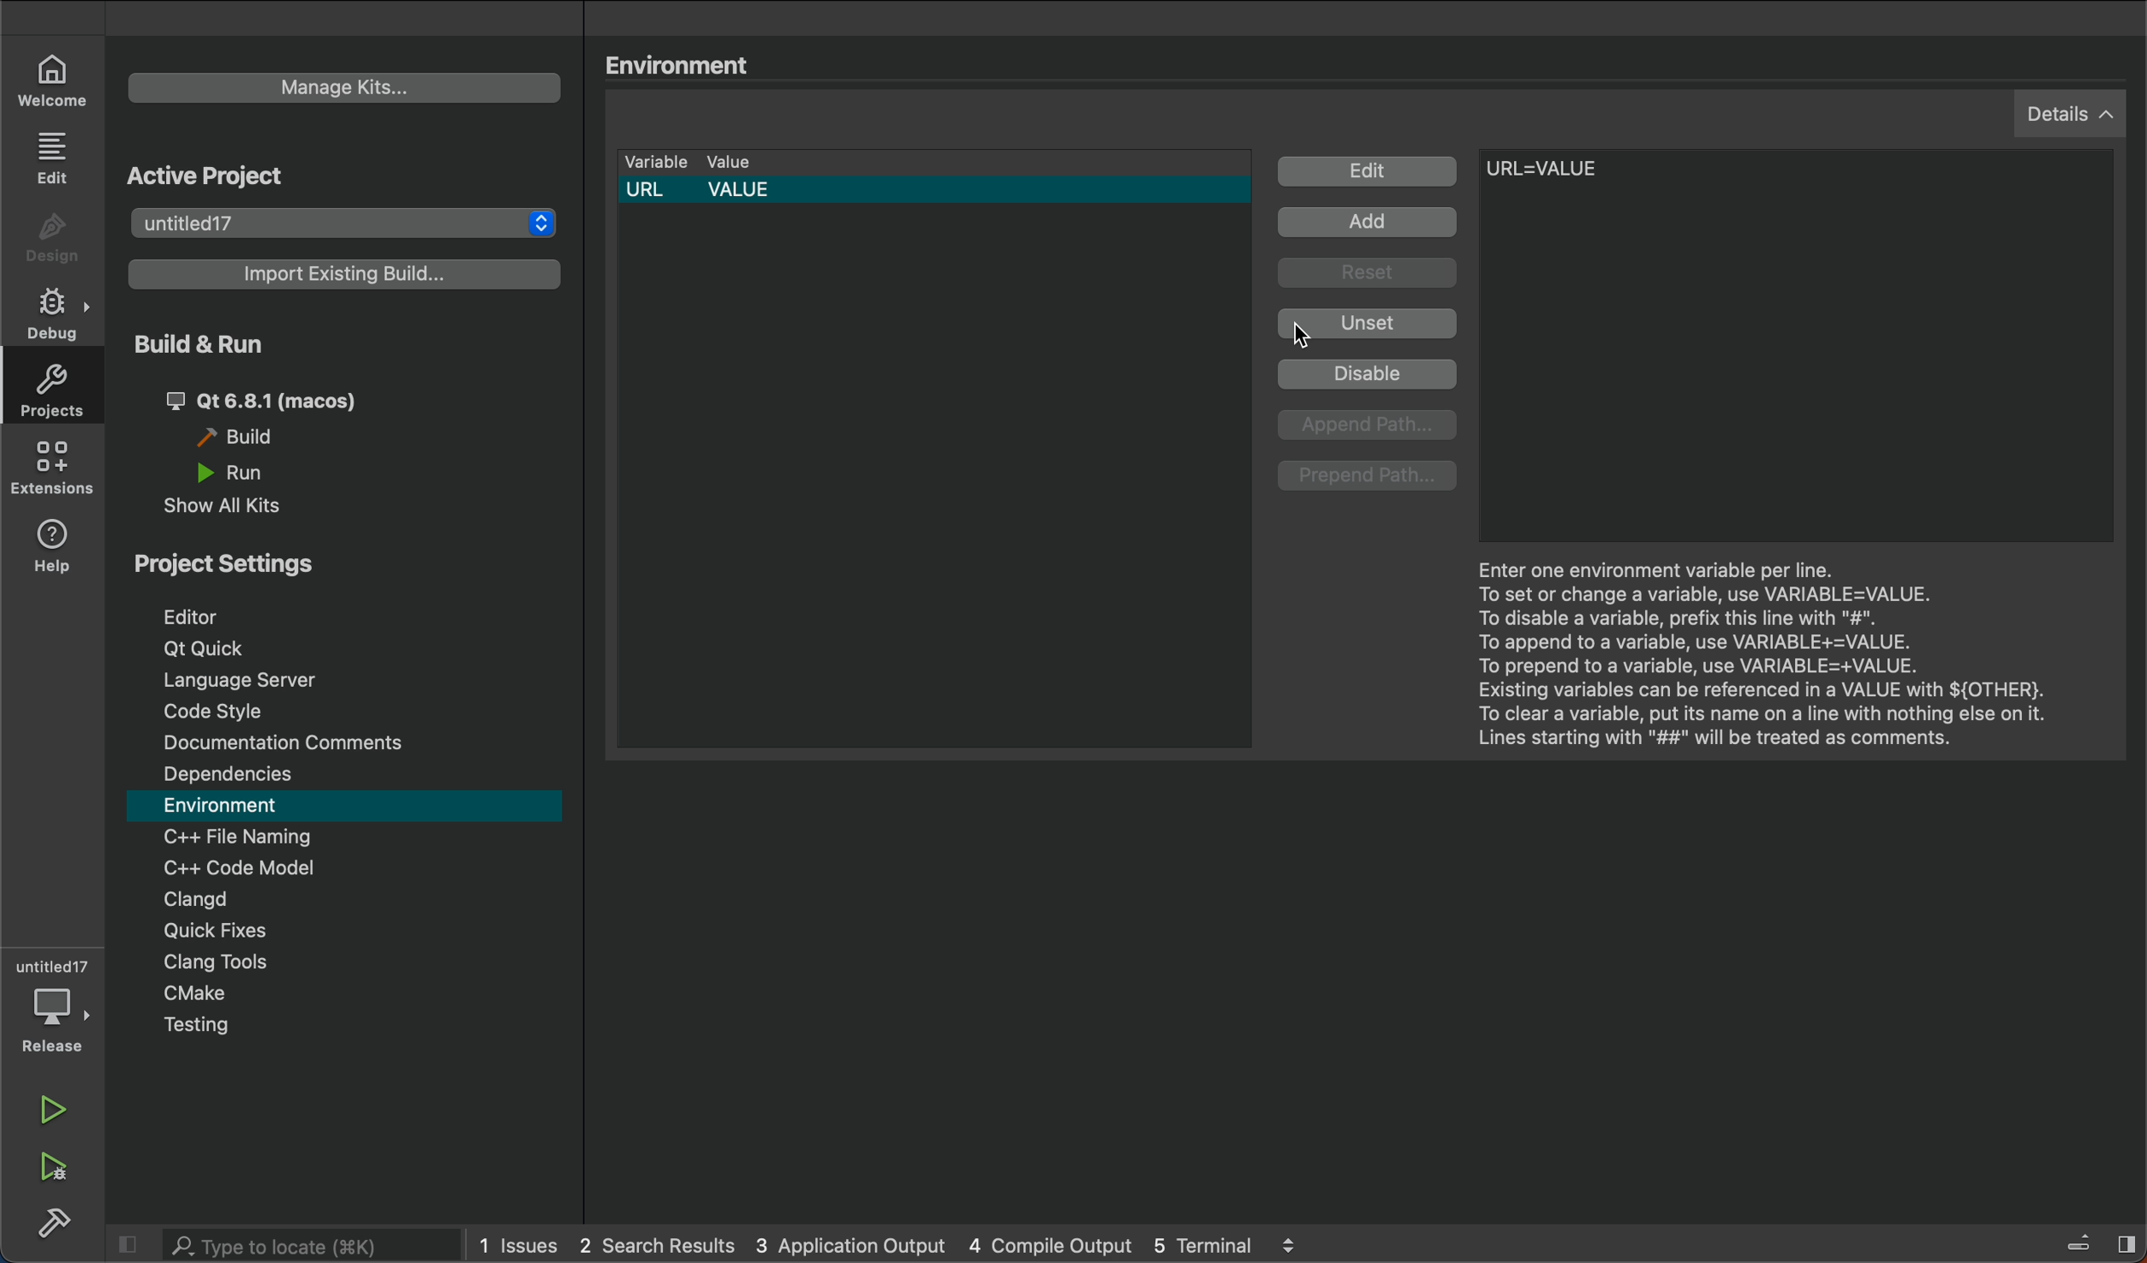 This screenshot has width=2147, height=1263. Describe the element at coordinates (191, 898) in the screenshot. I see `clangd` at that location.